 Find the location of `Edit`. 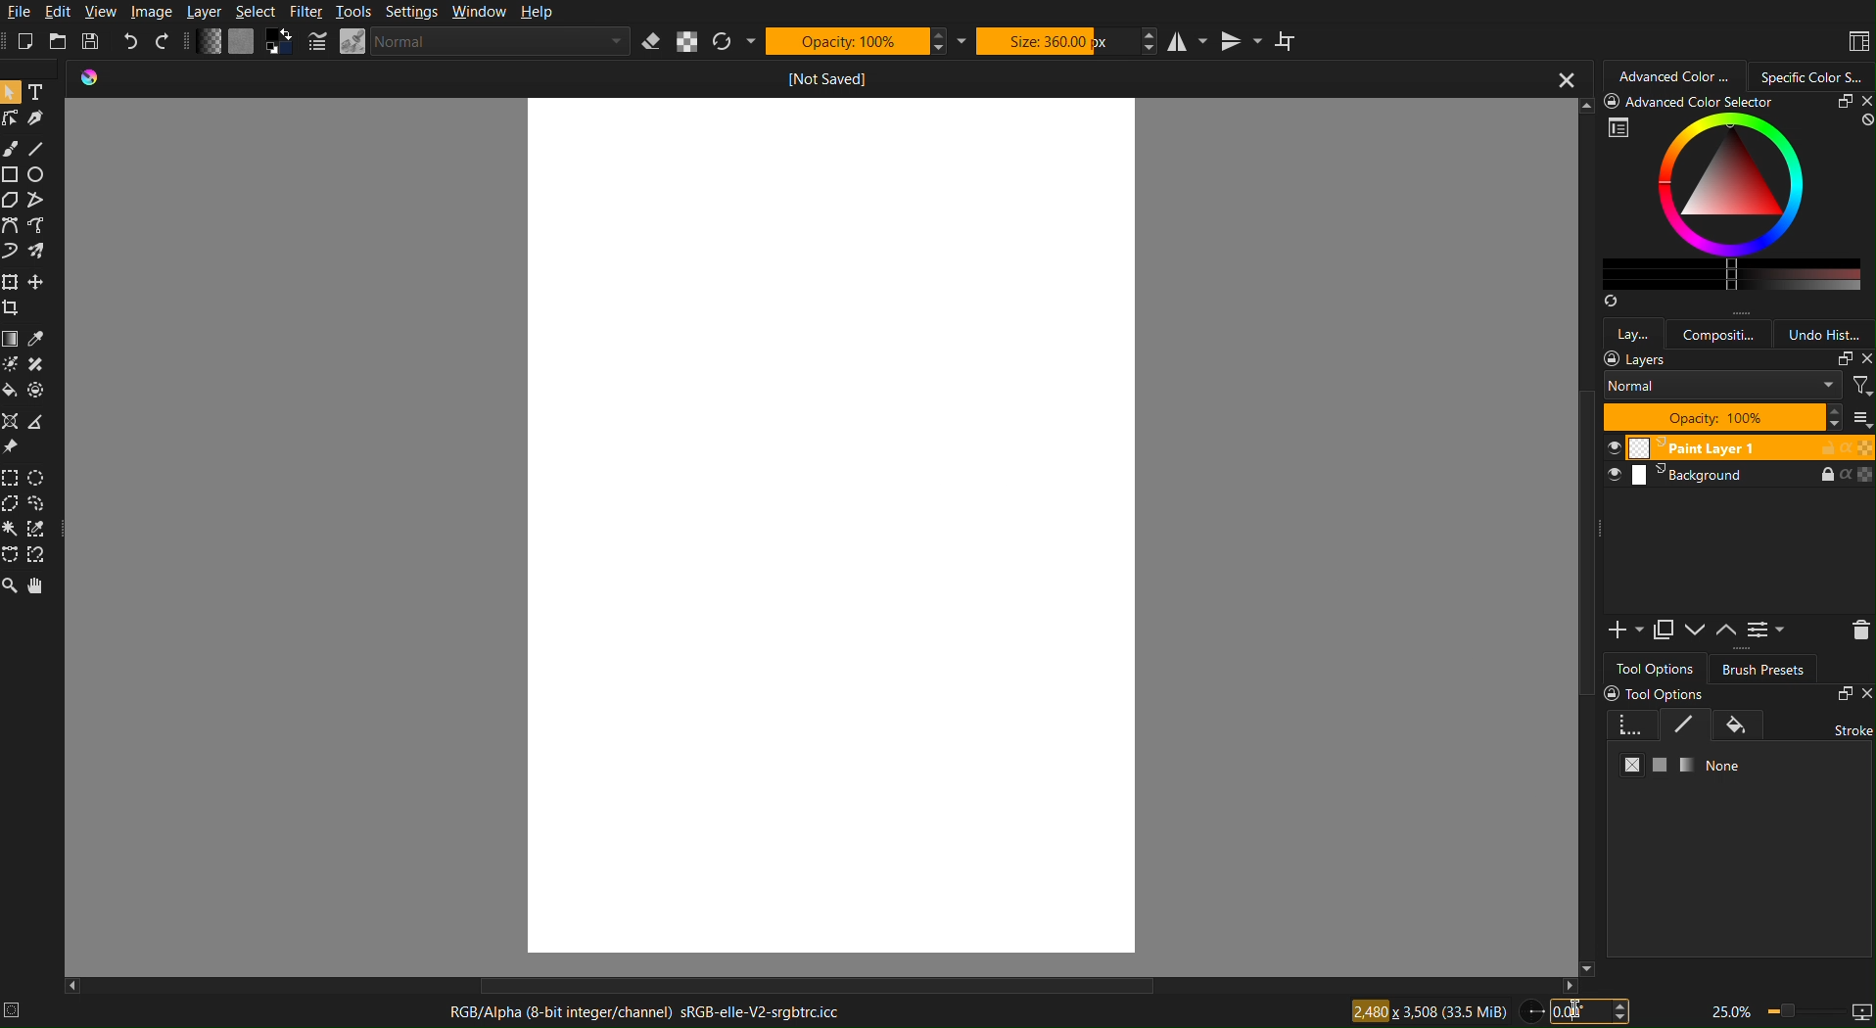

Edit is located at coordinates (62, 11).